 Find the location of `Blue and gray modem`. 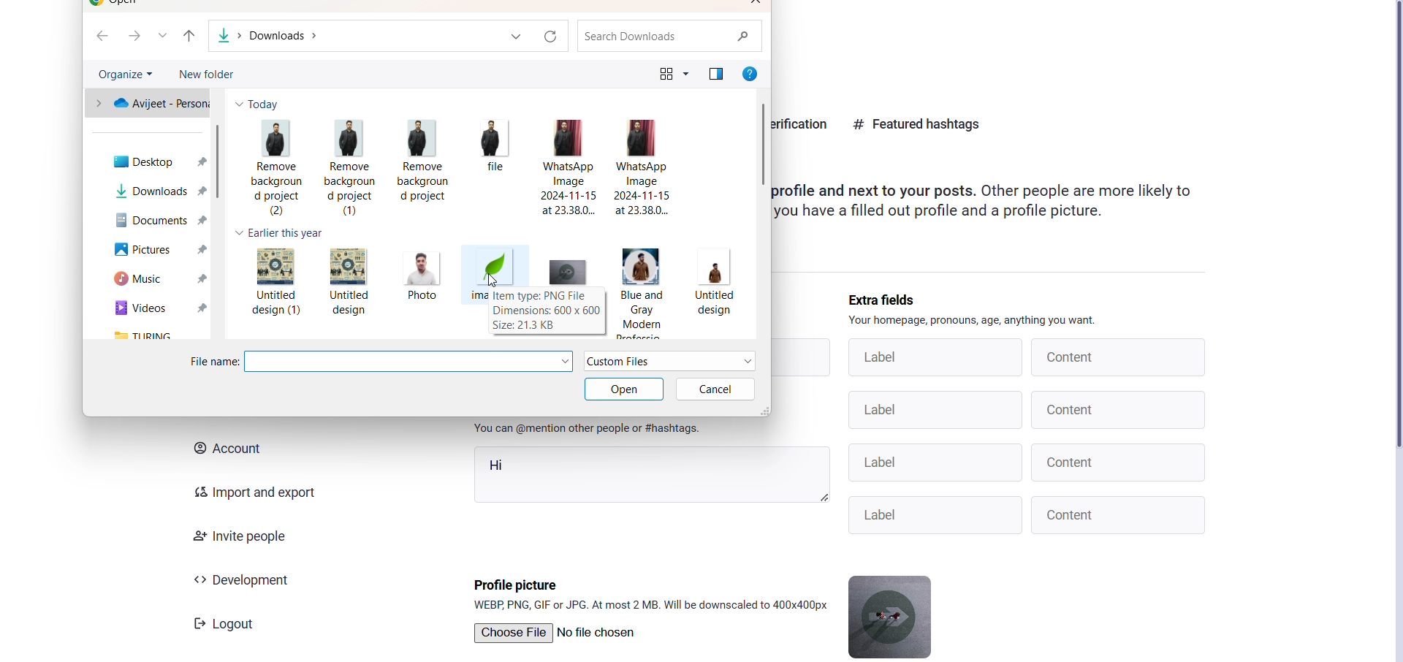

Blue and gray modem is located at coordinates (641, 289).